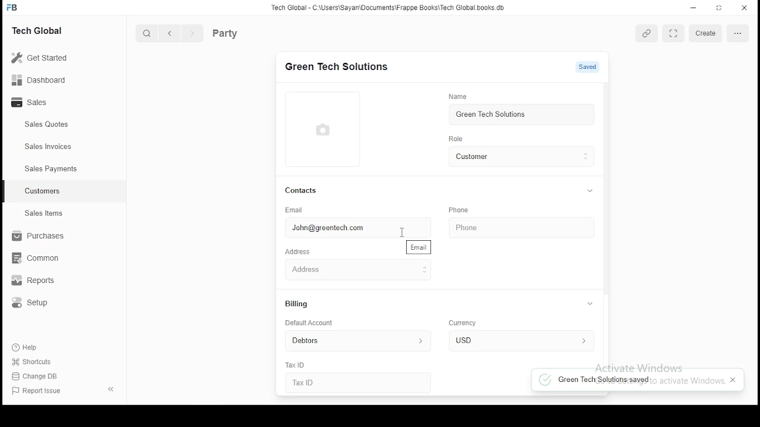 This screenshot has height=427, width=760. Describe the element at coordinates (593, 191) in the screenshot. I see `collapse` at that location.